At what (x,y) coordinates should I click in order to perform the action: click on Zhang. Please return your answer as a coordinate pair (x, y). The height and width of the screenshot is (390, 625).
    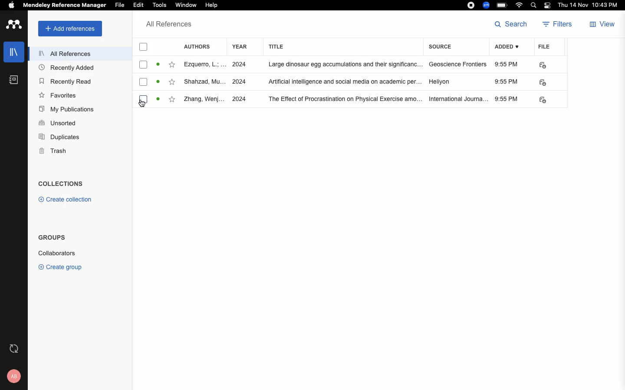
    Looking at the image, I should click on (204, 100).